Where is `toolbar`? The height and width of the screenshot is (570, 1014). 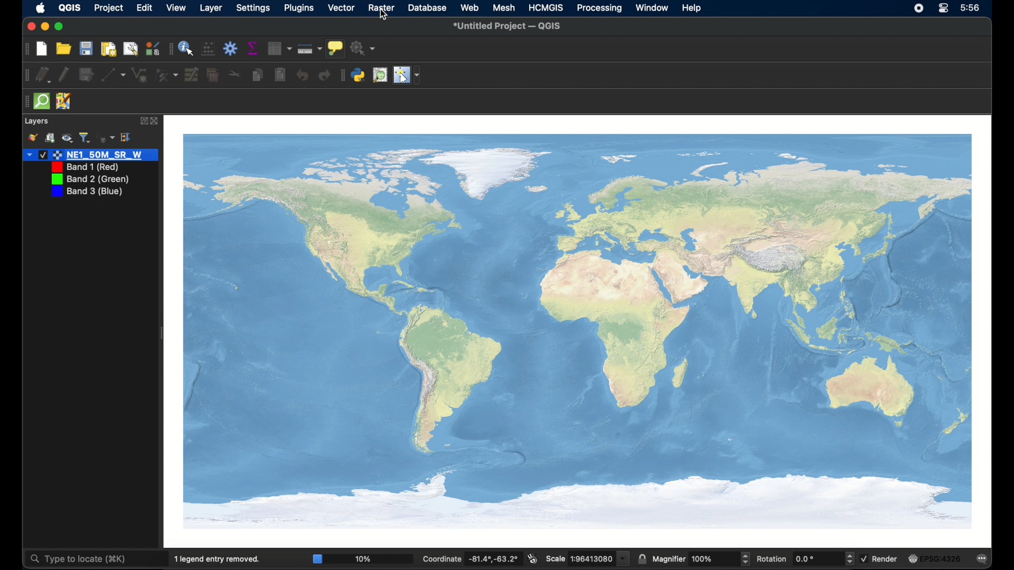 toolbar is located at coordinates (231, 49).